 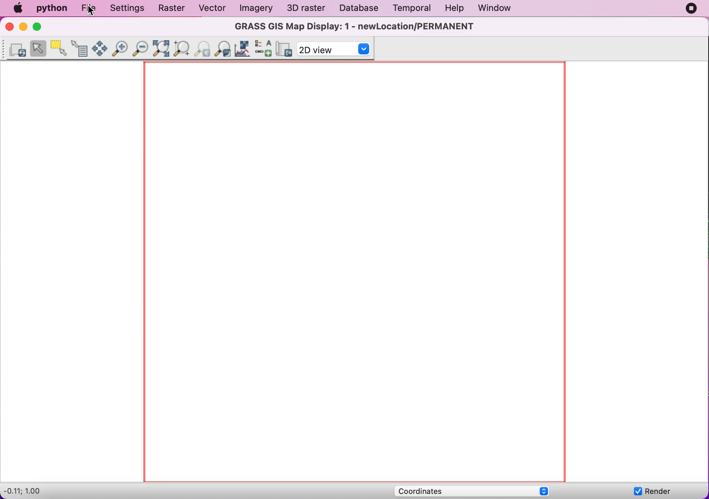 What do you see at coordinates (130, 10) in the screenshot?
I see `settings` at bounding box center [130, 10].